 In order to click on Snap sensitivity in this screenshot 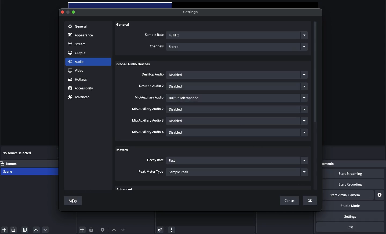, I will do `click(151, 172)`.